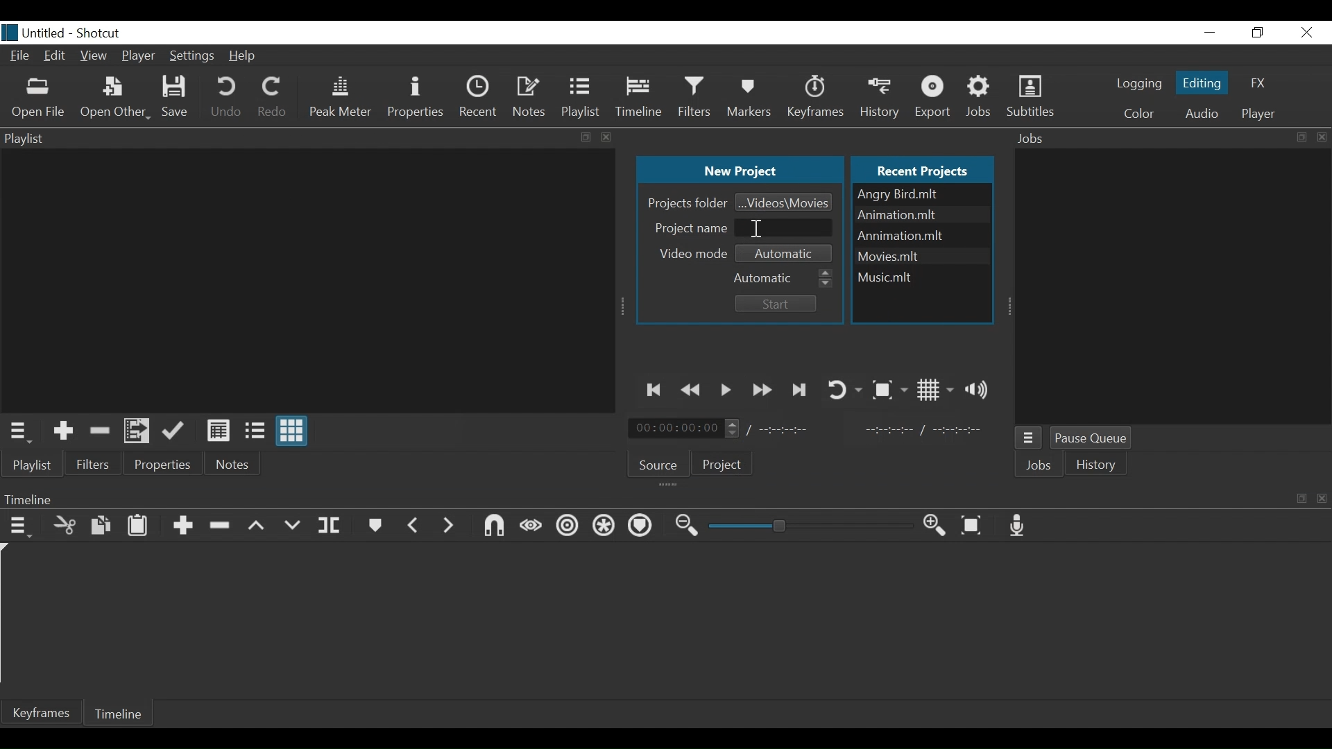  I want to click on Open Other, so click(114, 99).